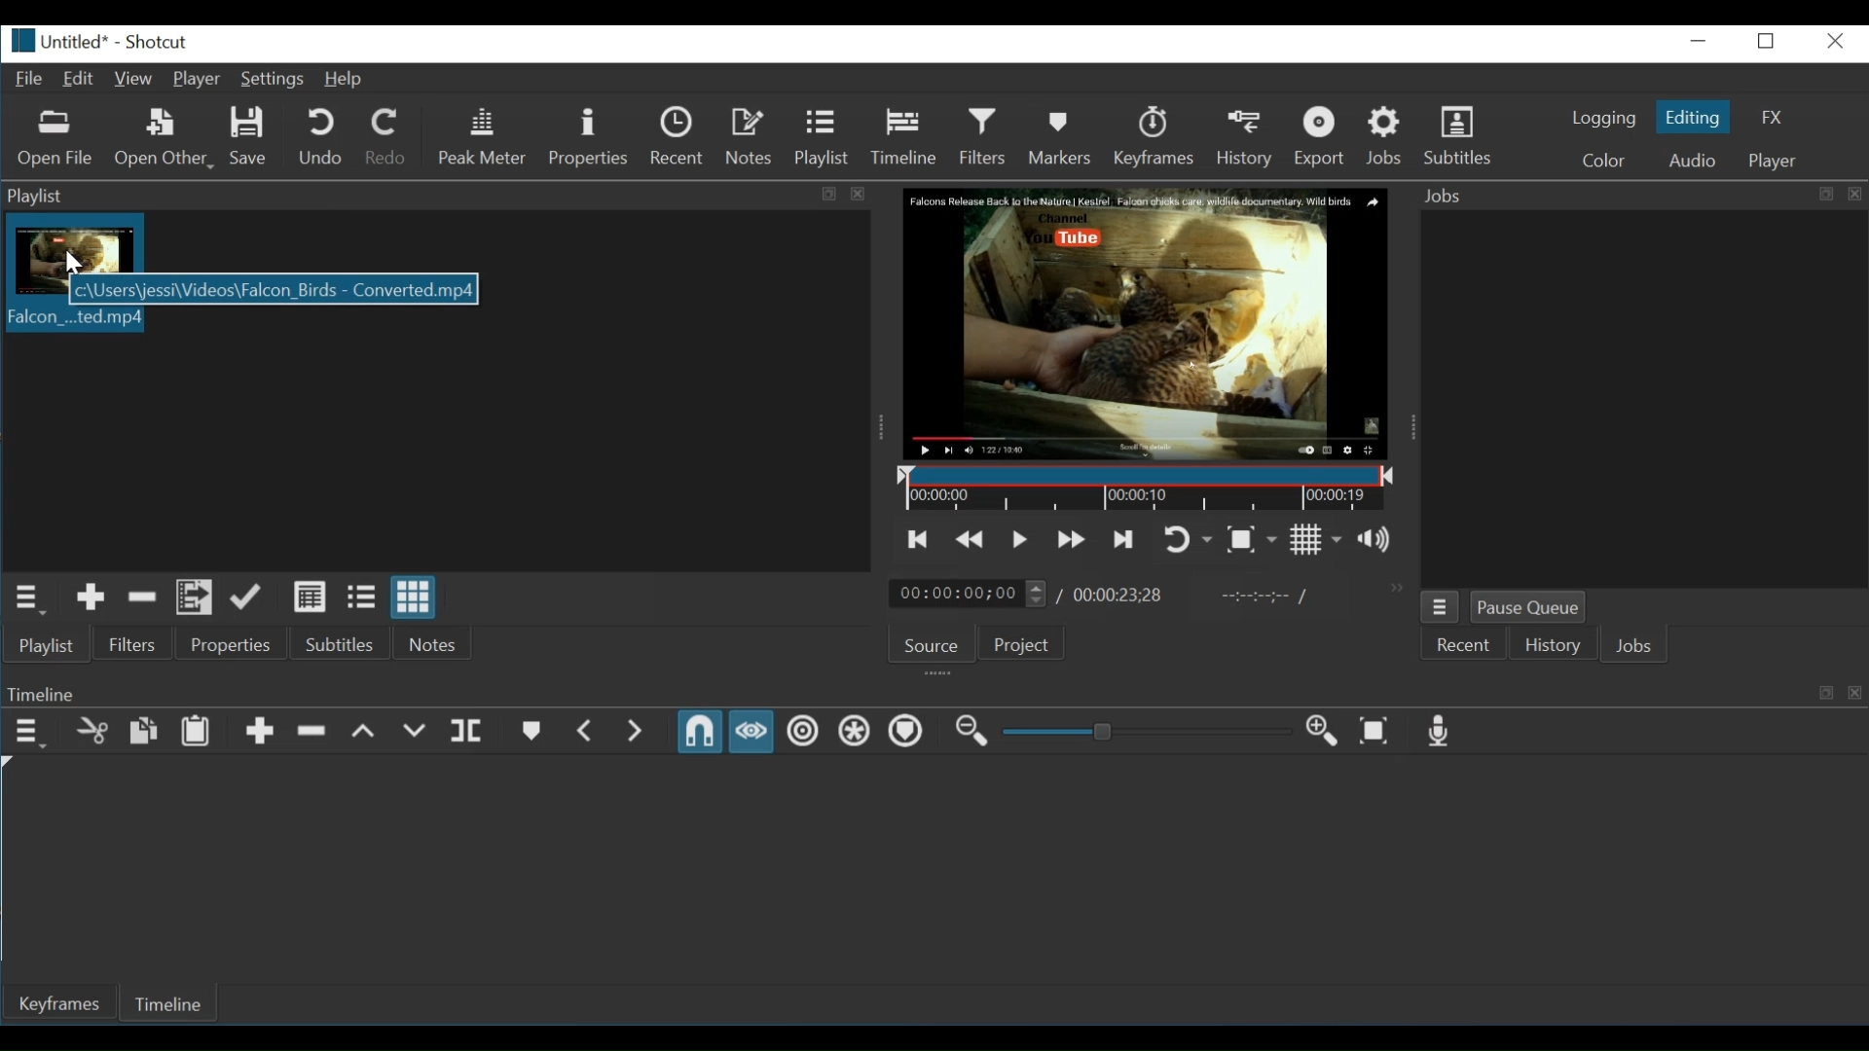  Describe the element at coordinates (311, 598) in the screenshot. I see `View as detail` at that location.